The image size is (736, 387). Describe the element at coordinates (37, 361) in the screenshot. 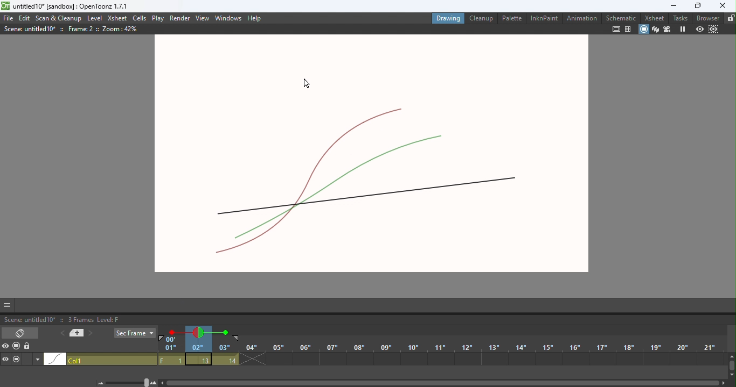

I see `Additional column settings` at that location.